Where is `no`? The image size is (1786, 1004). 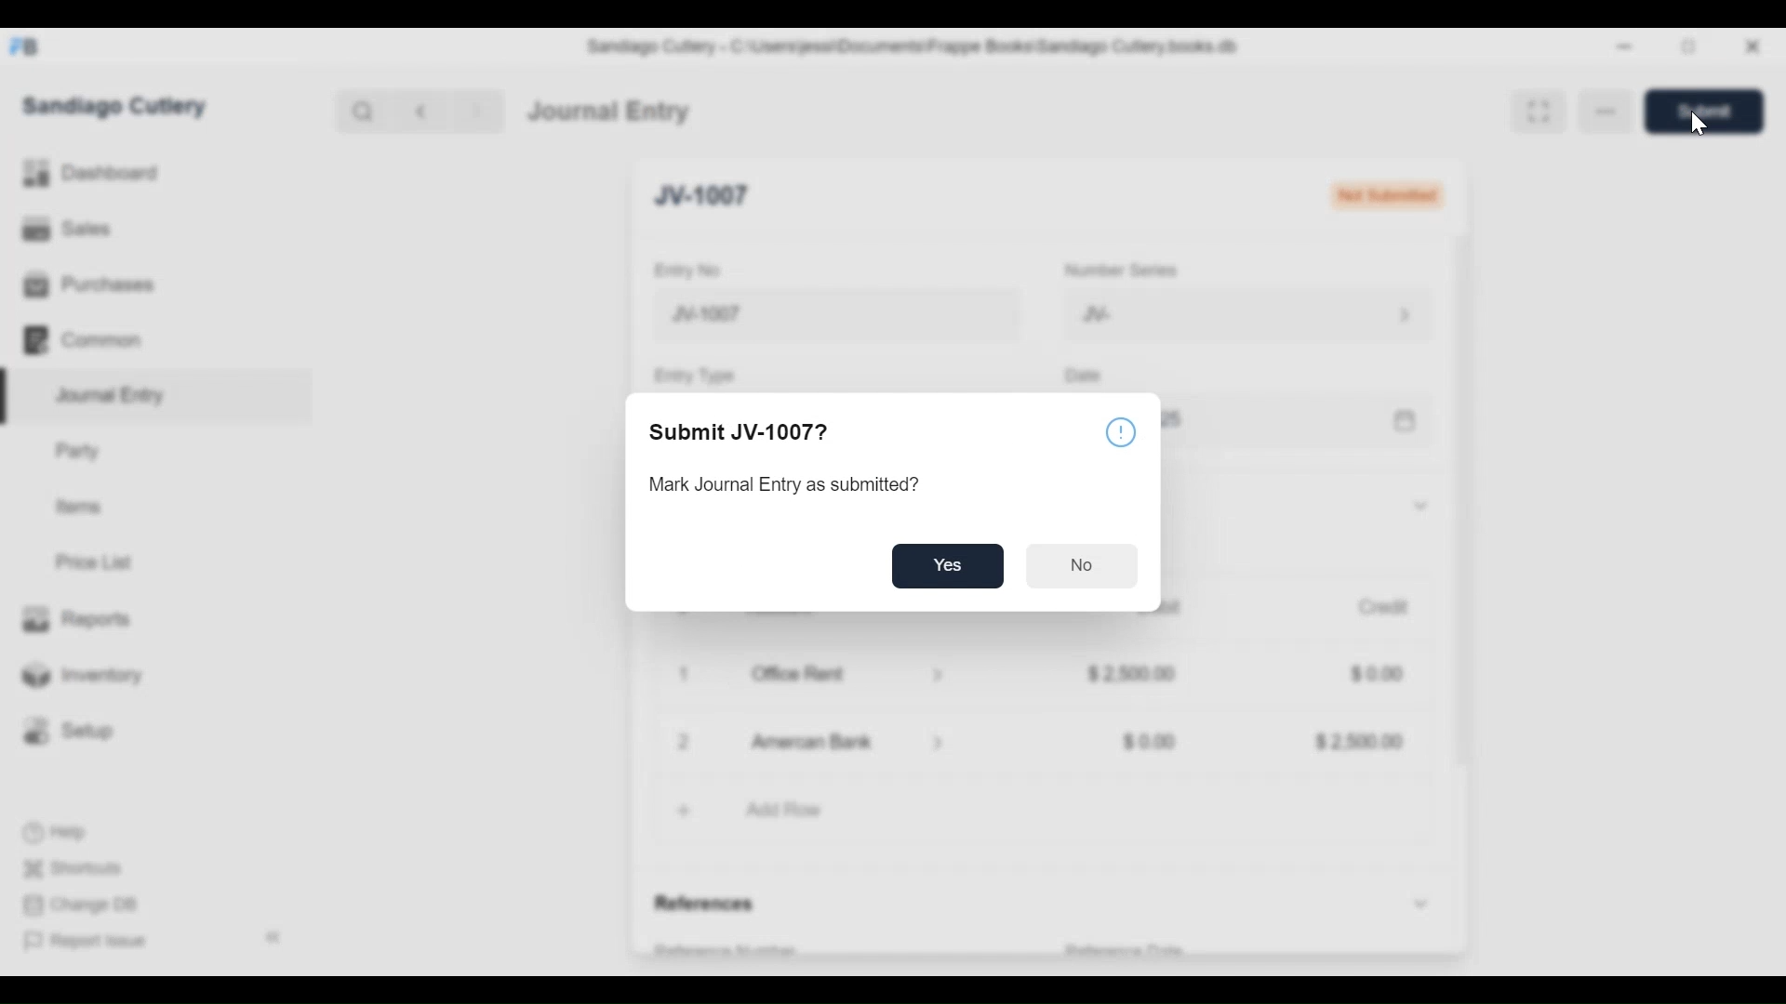 no is located at coordinates (1082, 566).